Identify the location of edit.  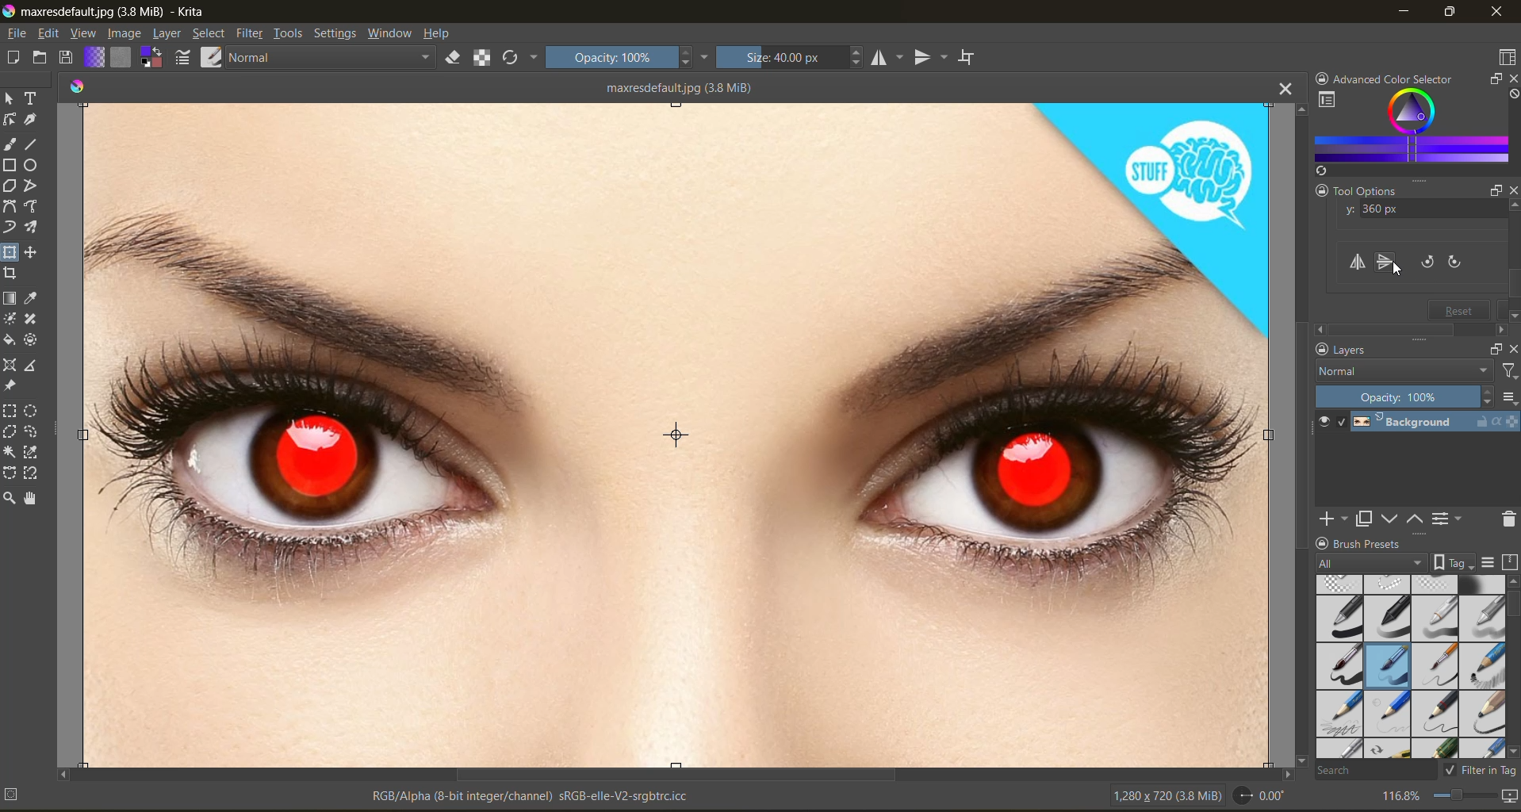
(48, 33).